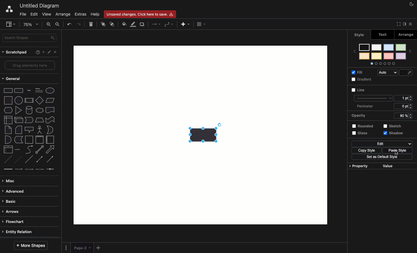 The image size is (417, 253). I want to click on Opacity, so click(358, 115).